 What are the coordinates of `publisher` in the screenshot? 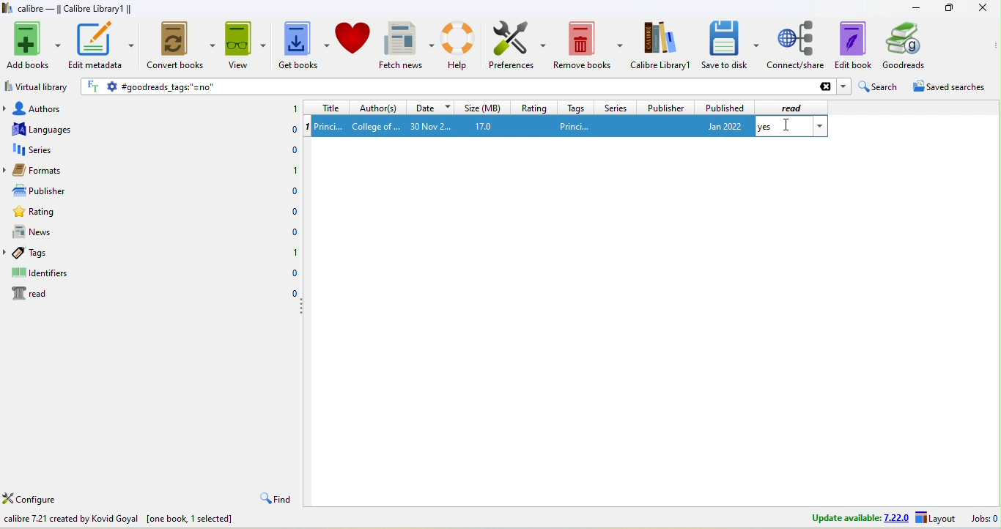 It's located at (664, 106).